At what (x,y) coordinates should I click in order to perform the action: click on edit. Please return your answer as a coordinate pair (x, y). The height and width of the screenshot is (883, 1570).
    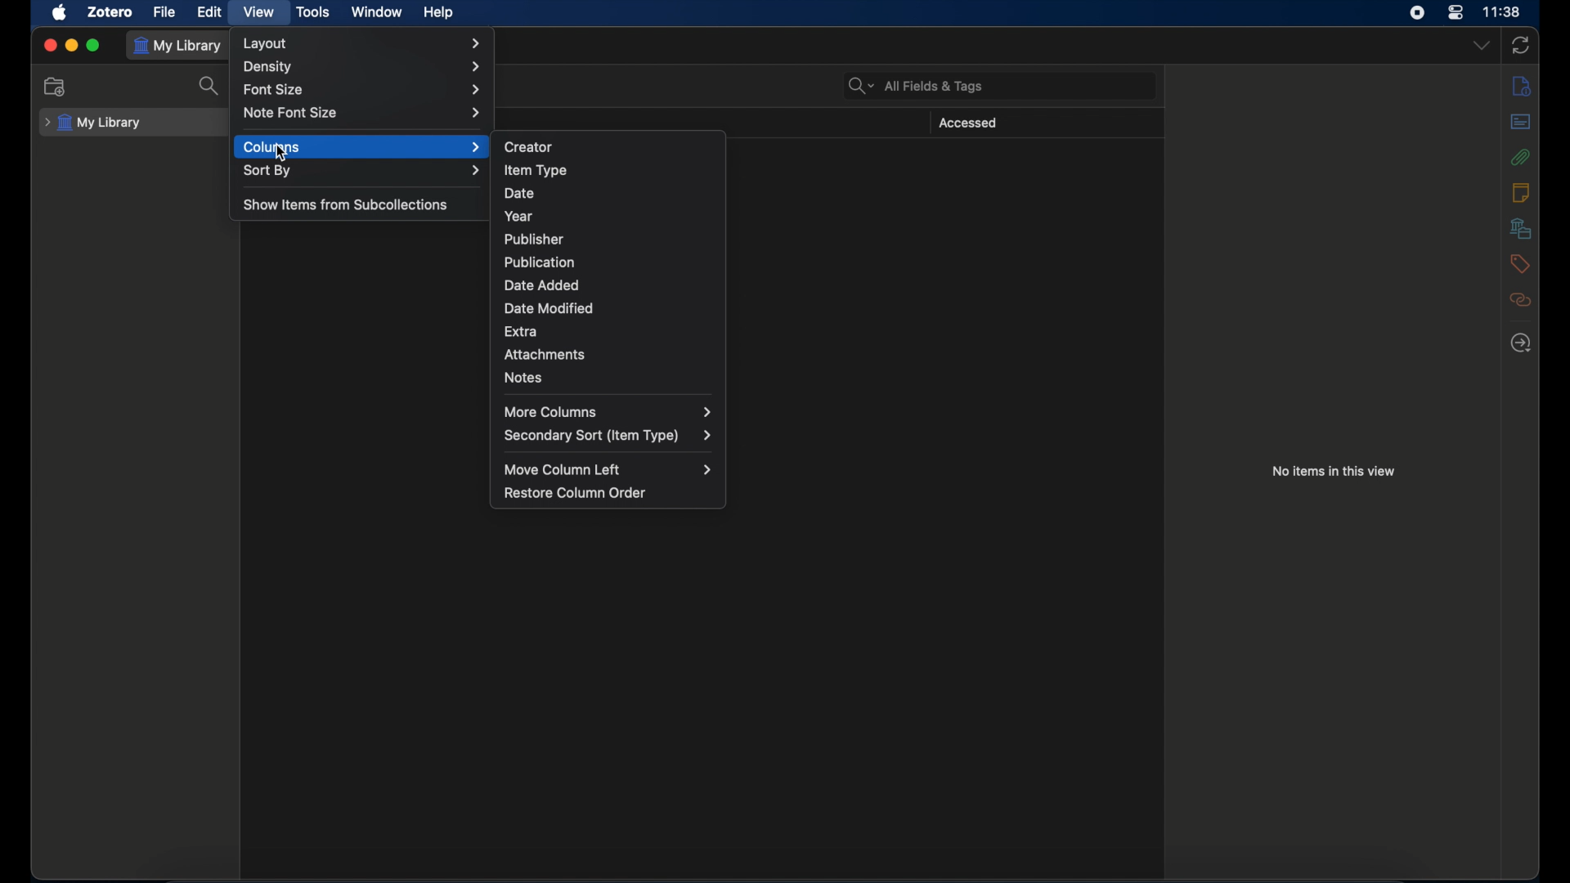
    Looking at the image, I should click on (211, 12).